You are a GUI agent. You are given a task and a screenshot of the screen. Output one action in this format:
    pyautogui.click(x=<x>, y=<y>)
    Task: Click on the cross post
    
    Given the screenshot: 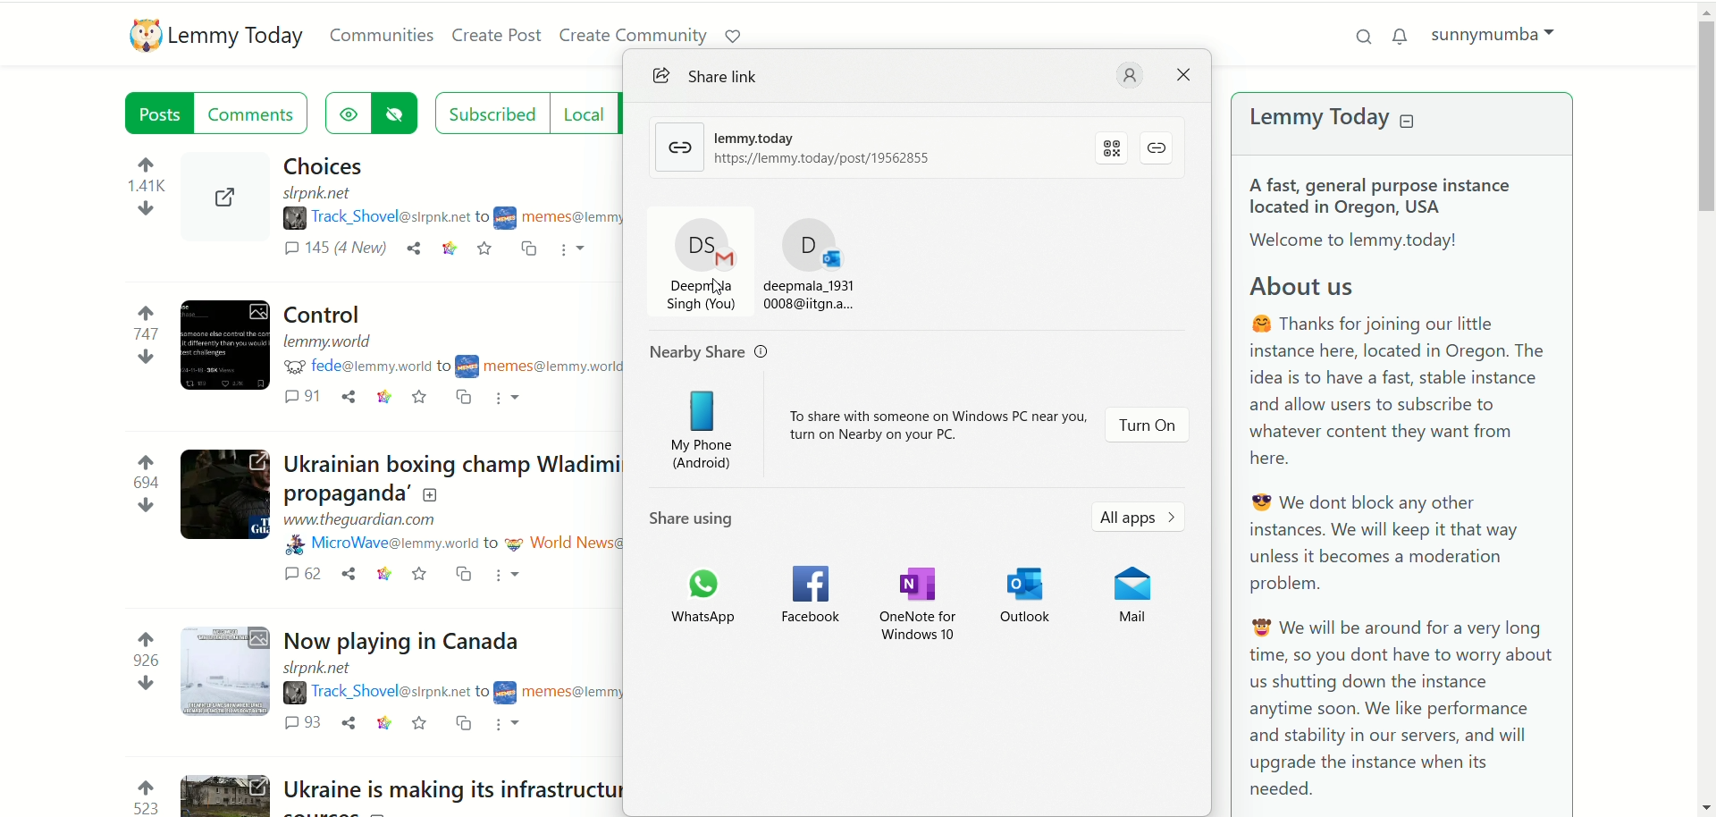 What is the action you would take?
    pyautogui.click(x=460, y=724)
    